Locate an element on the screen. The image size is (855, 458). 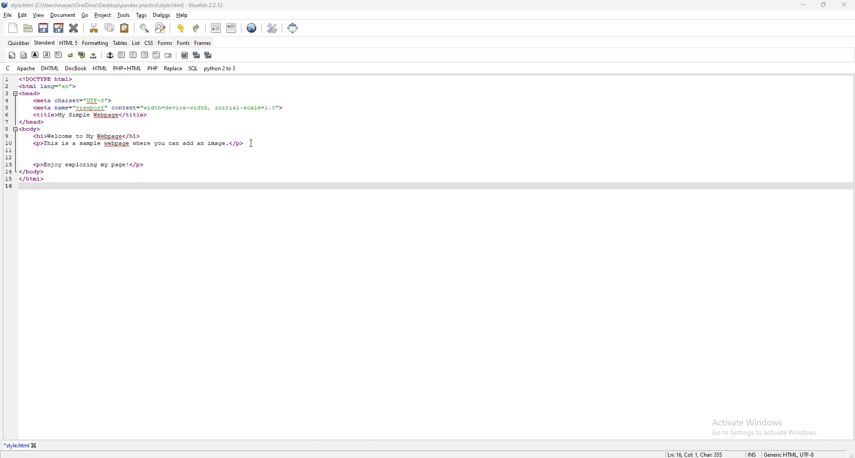
c is located at coordinates (9, 68).